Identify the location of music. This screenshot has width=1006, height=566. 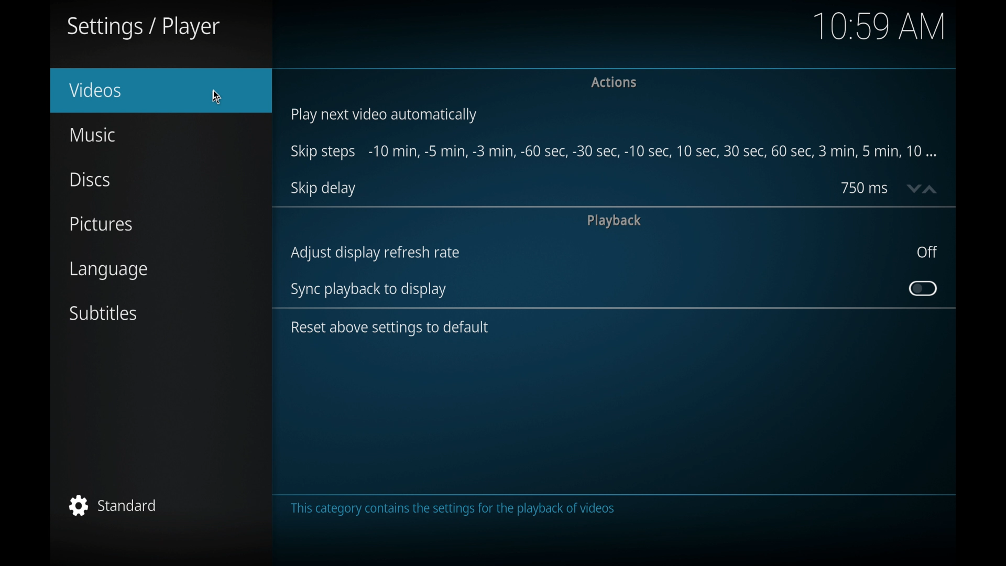
(94, 135).